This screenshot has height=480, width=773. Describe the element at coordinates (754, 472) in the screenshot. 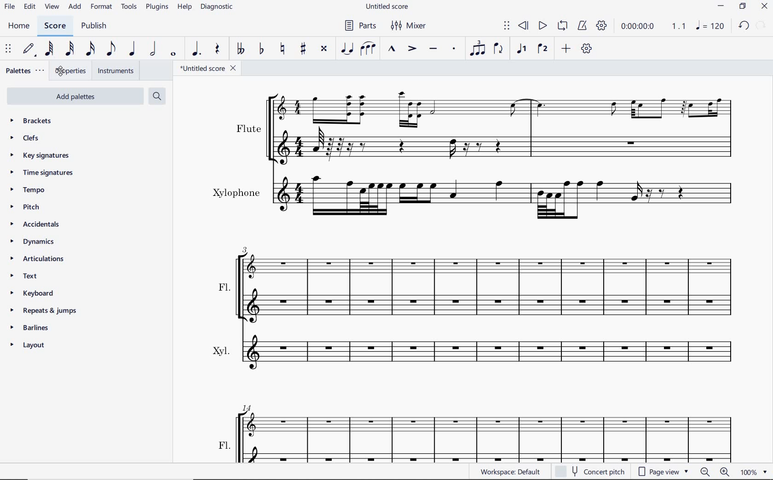

I see `zoom factor` at that location.